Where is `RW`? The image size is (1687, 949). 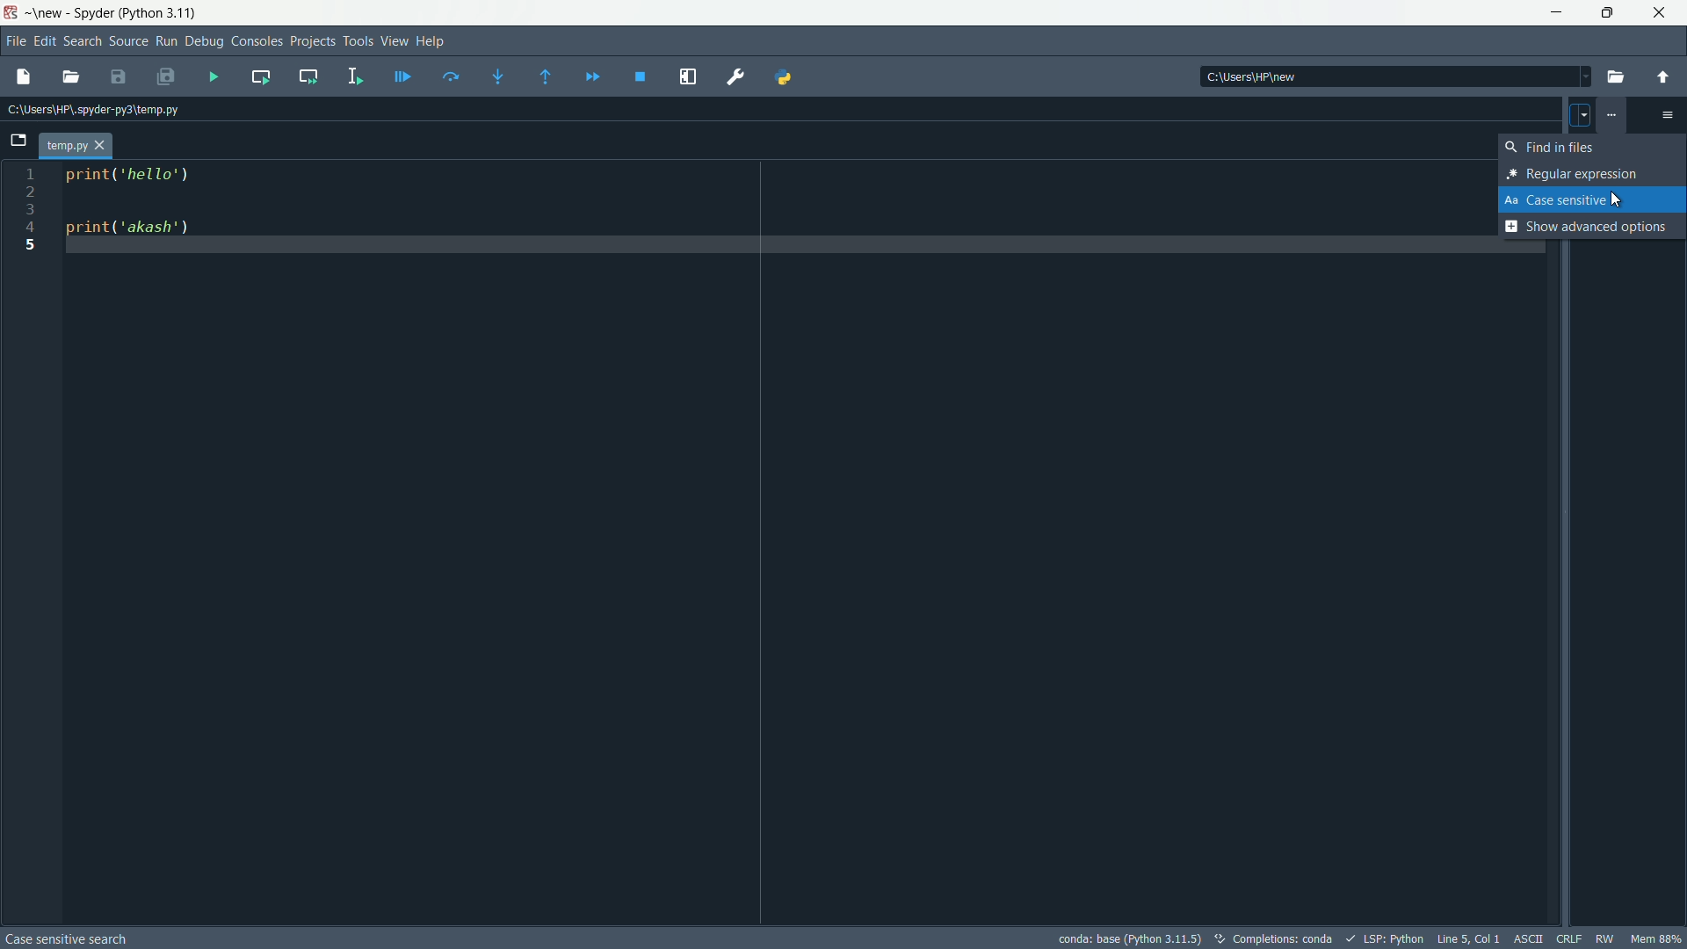 RW is located at coordinates (1605, 938).